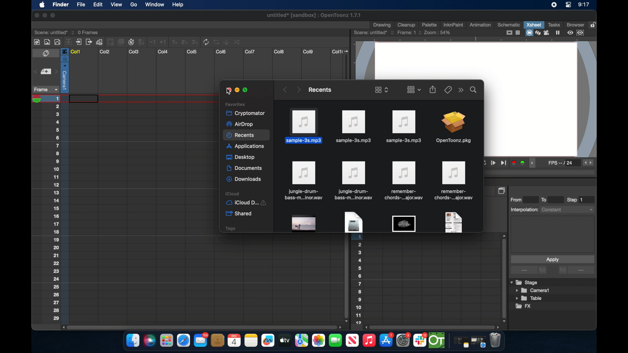 The image size is (628, 353). Describe the element at coordinates (206, 52) in the screenshot. I see `columns` at that location.